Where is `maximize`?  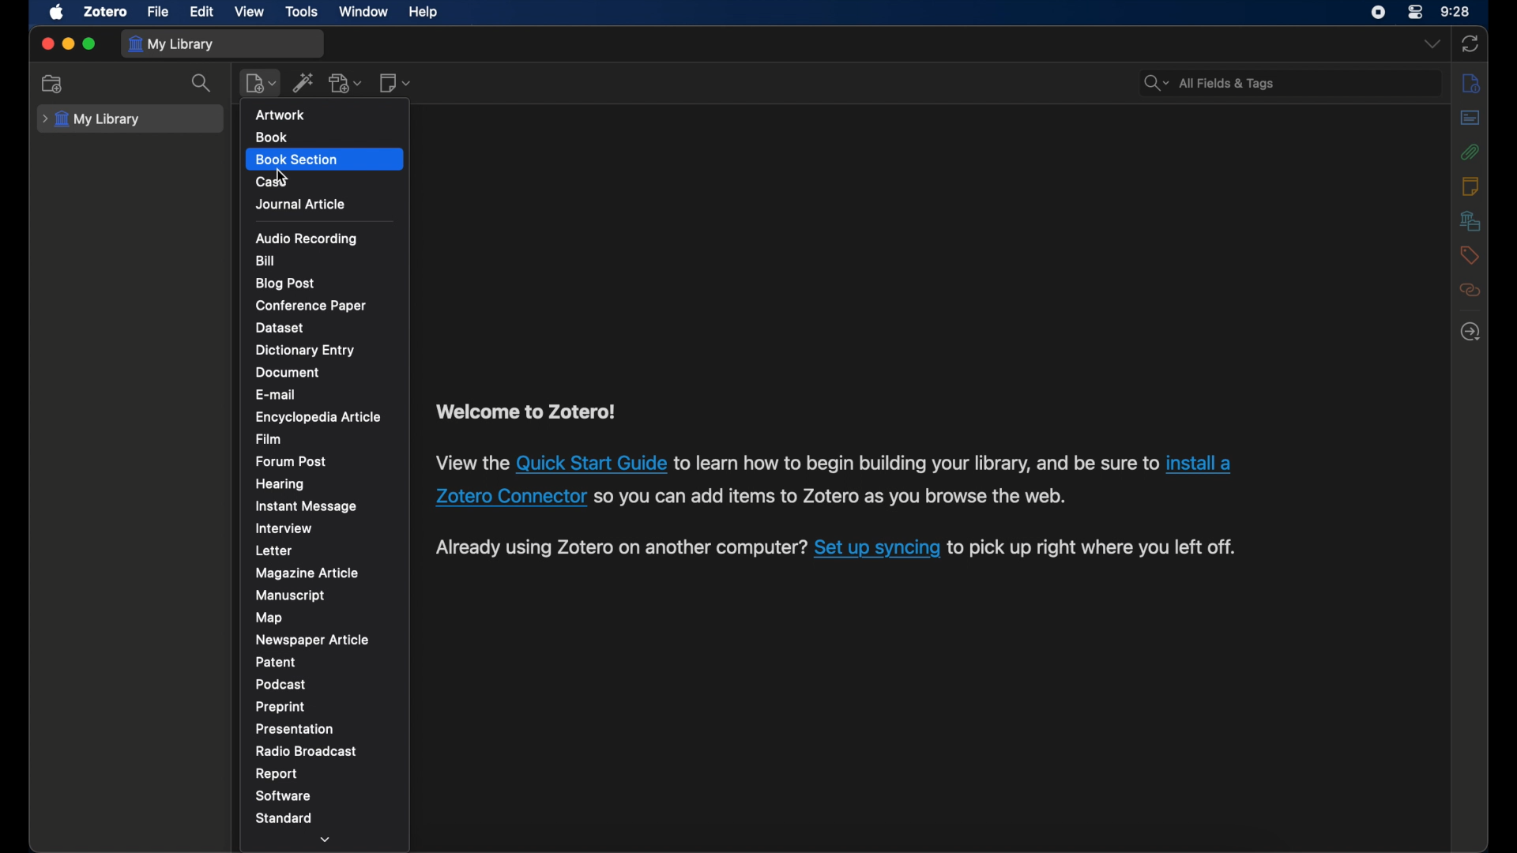 maximize is located at coordinates (90, 43).